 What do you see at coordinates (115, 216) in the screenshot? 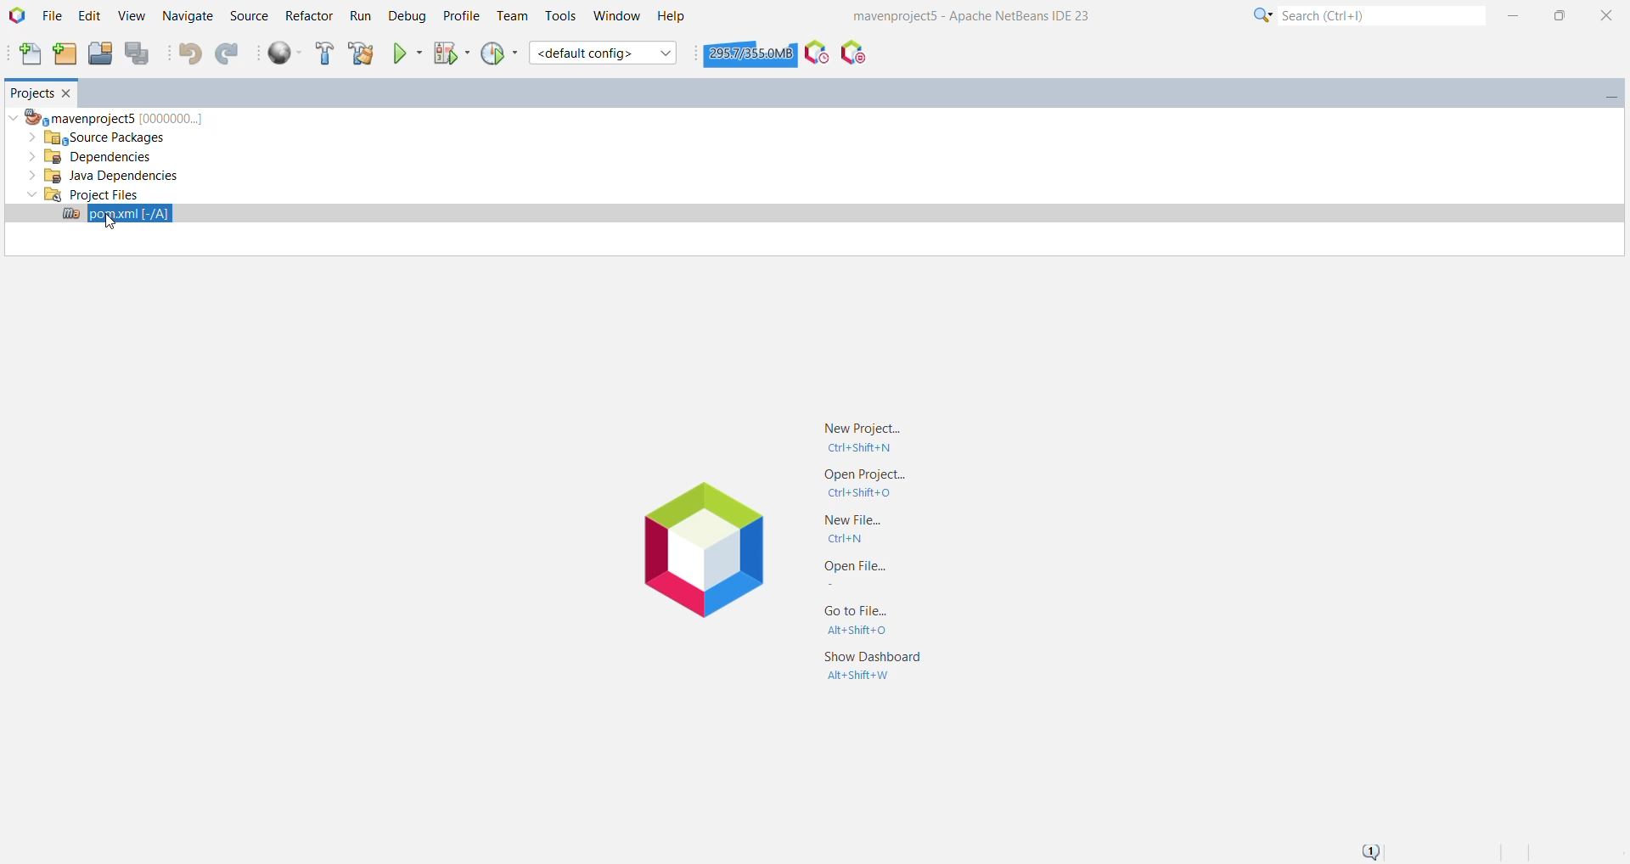
I see `pom.xml` at bounding box center [115, 216].